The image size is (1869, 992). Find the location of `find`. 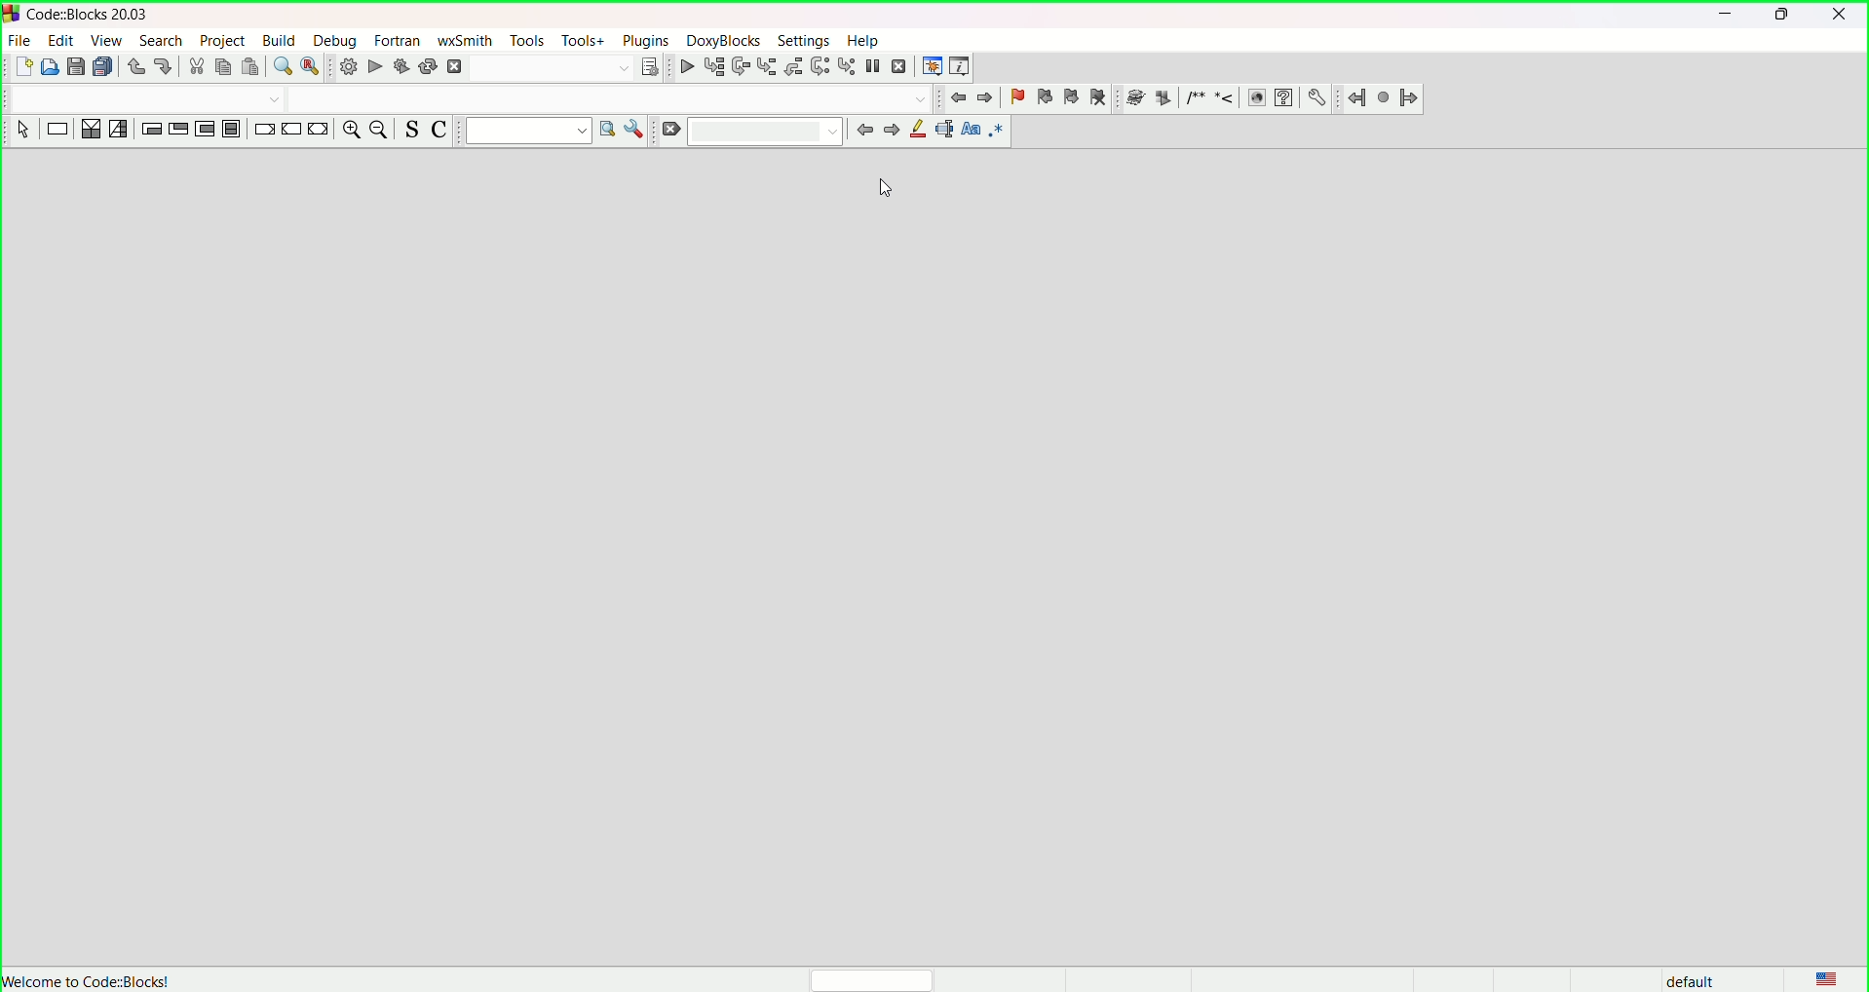

find is located at coordinates (279, 68).